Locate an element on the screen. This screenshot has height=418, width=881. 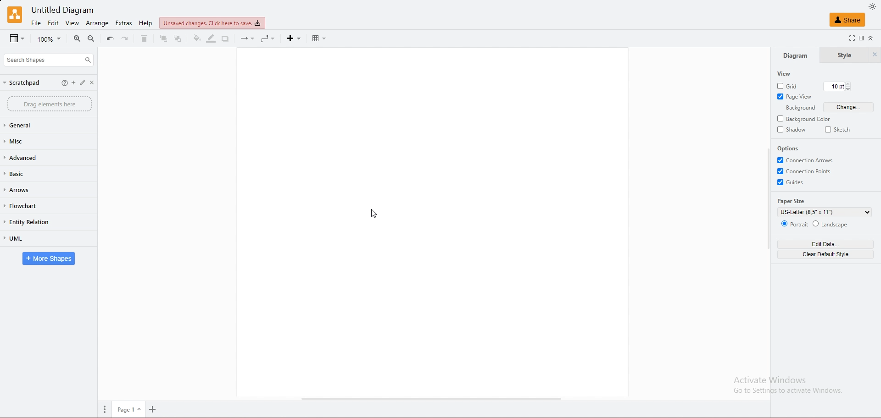
current grid pt 10 pt is located at coordinates (833, 86).